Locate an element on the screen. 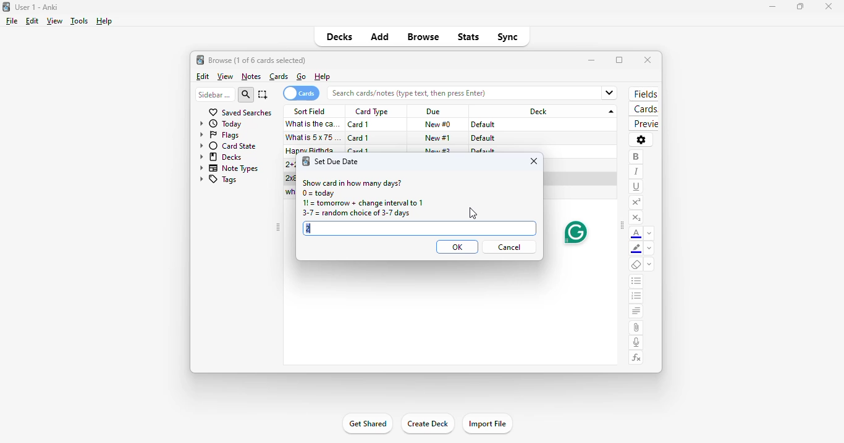 This screenshot has width=844, height=443. logo is located at coordinates (305, 162).